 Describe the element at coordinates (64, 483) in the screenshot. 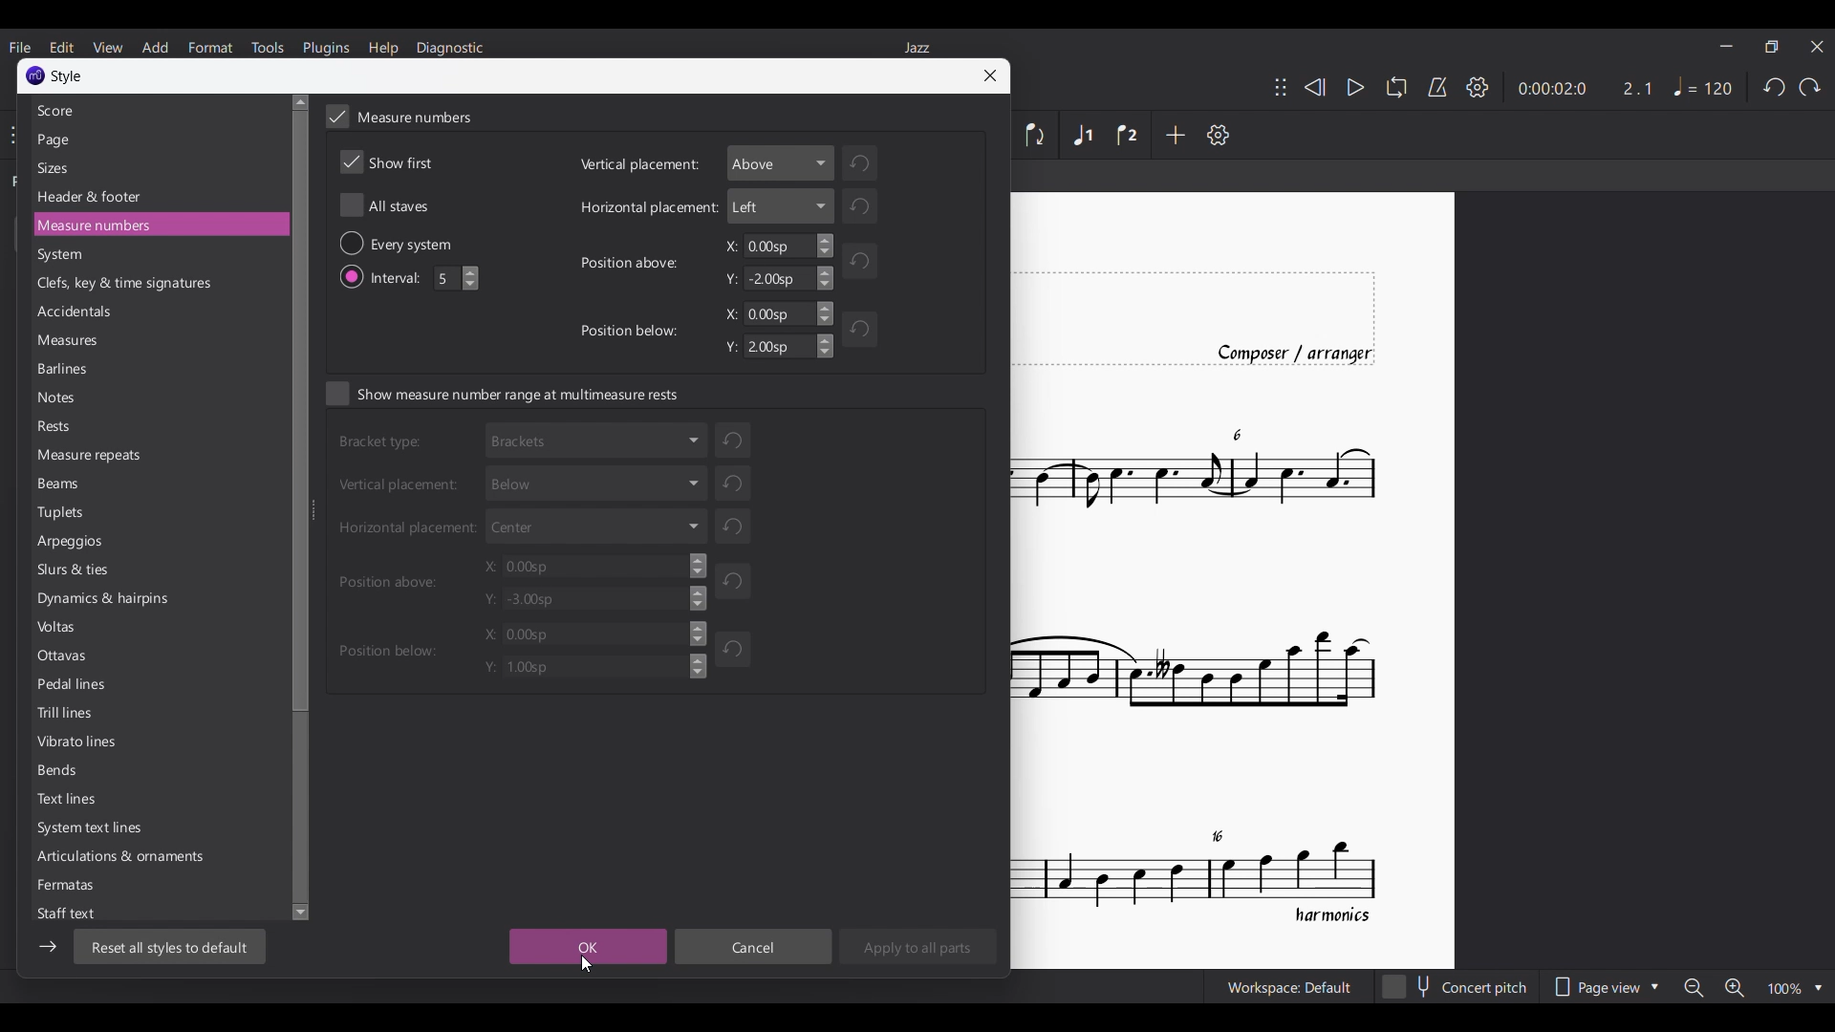

I see `Beams` at that location.